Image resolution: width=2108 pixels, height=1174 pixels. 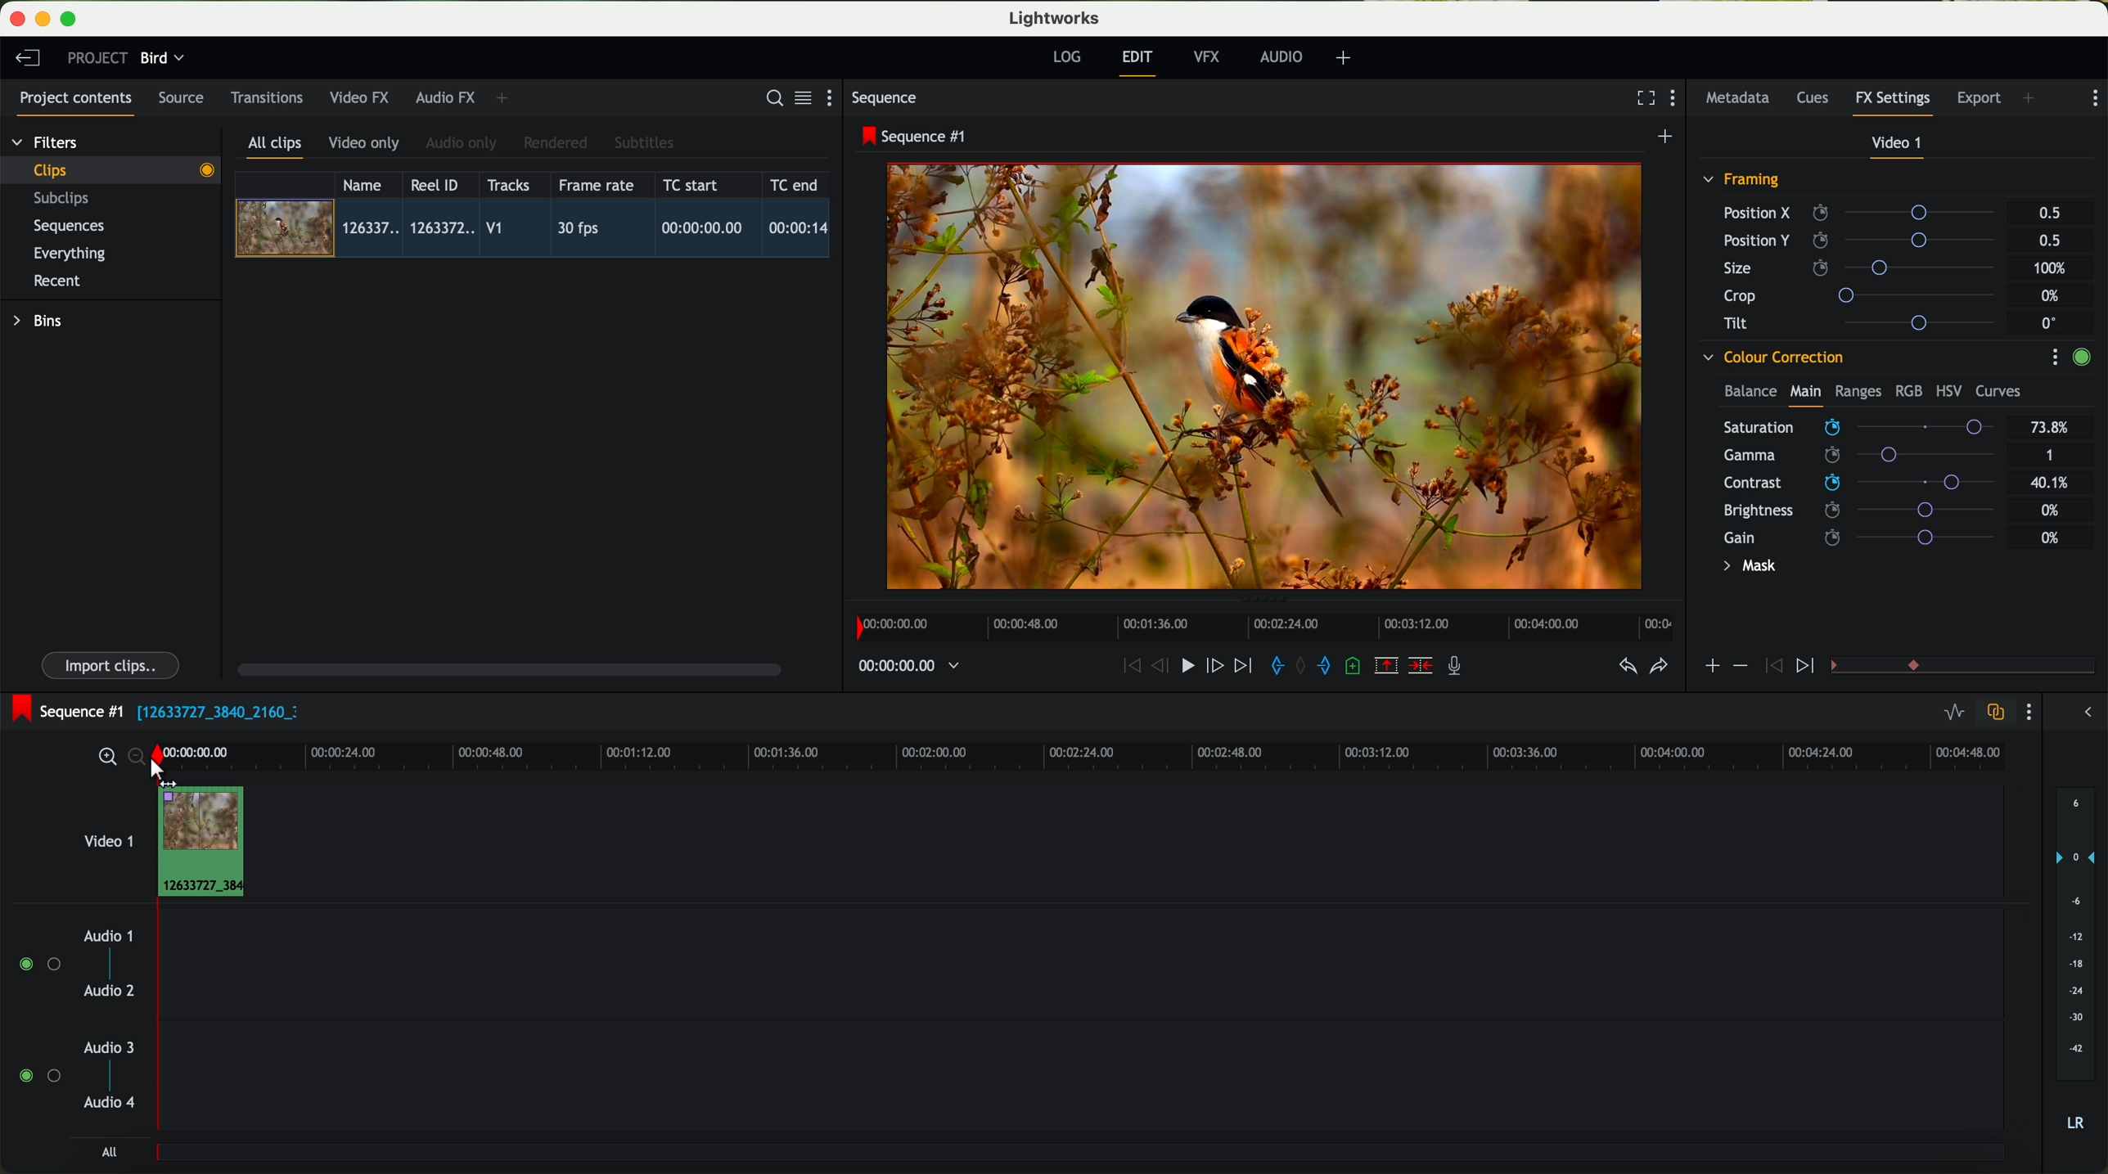 I want to click on recent, so click(x=57, y=283).